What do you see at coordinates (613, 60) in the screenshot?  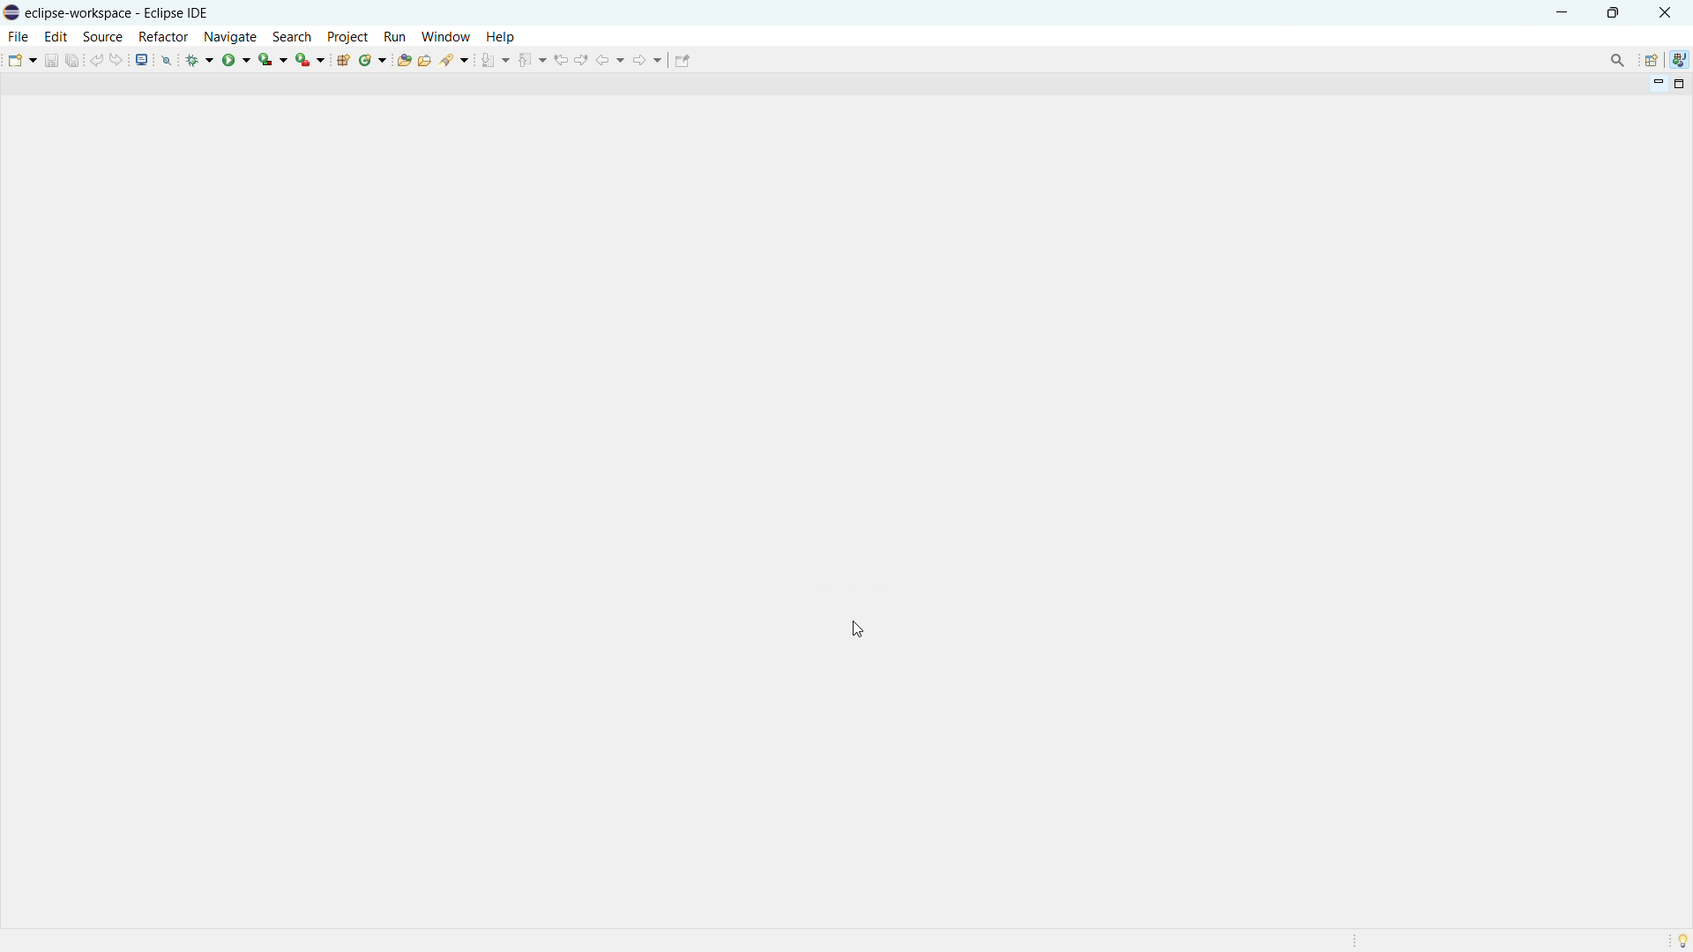 I see `back` at bounding box center [613, 60].